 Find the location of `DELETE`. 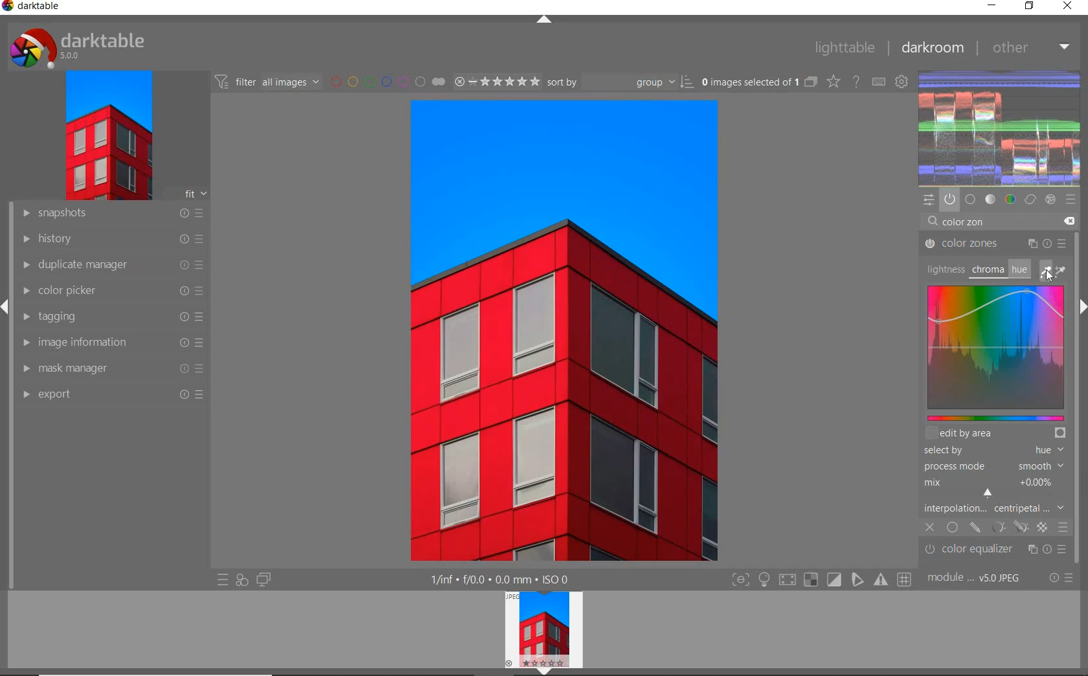

DELETE is located at coordinates (1069, 220).